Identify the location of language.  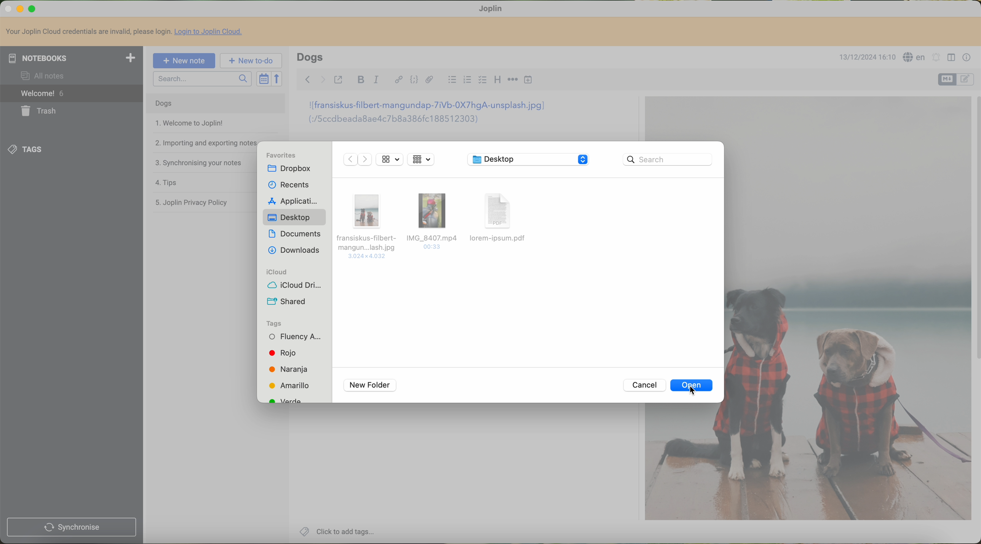
(914, 57).